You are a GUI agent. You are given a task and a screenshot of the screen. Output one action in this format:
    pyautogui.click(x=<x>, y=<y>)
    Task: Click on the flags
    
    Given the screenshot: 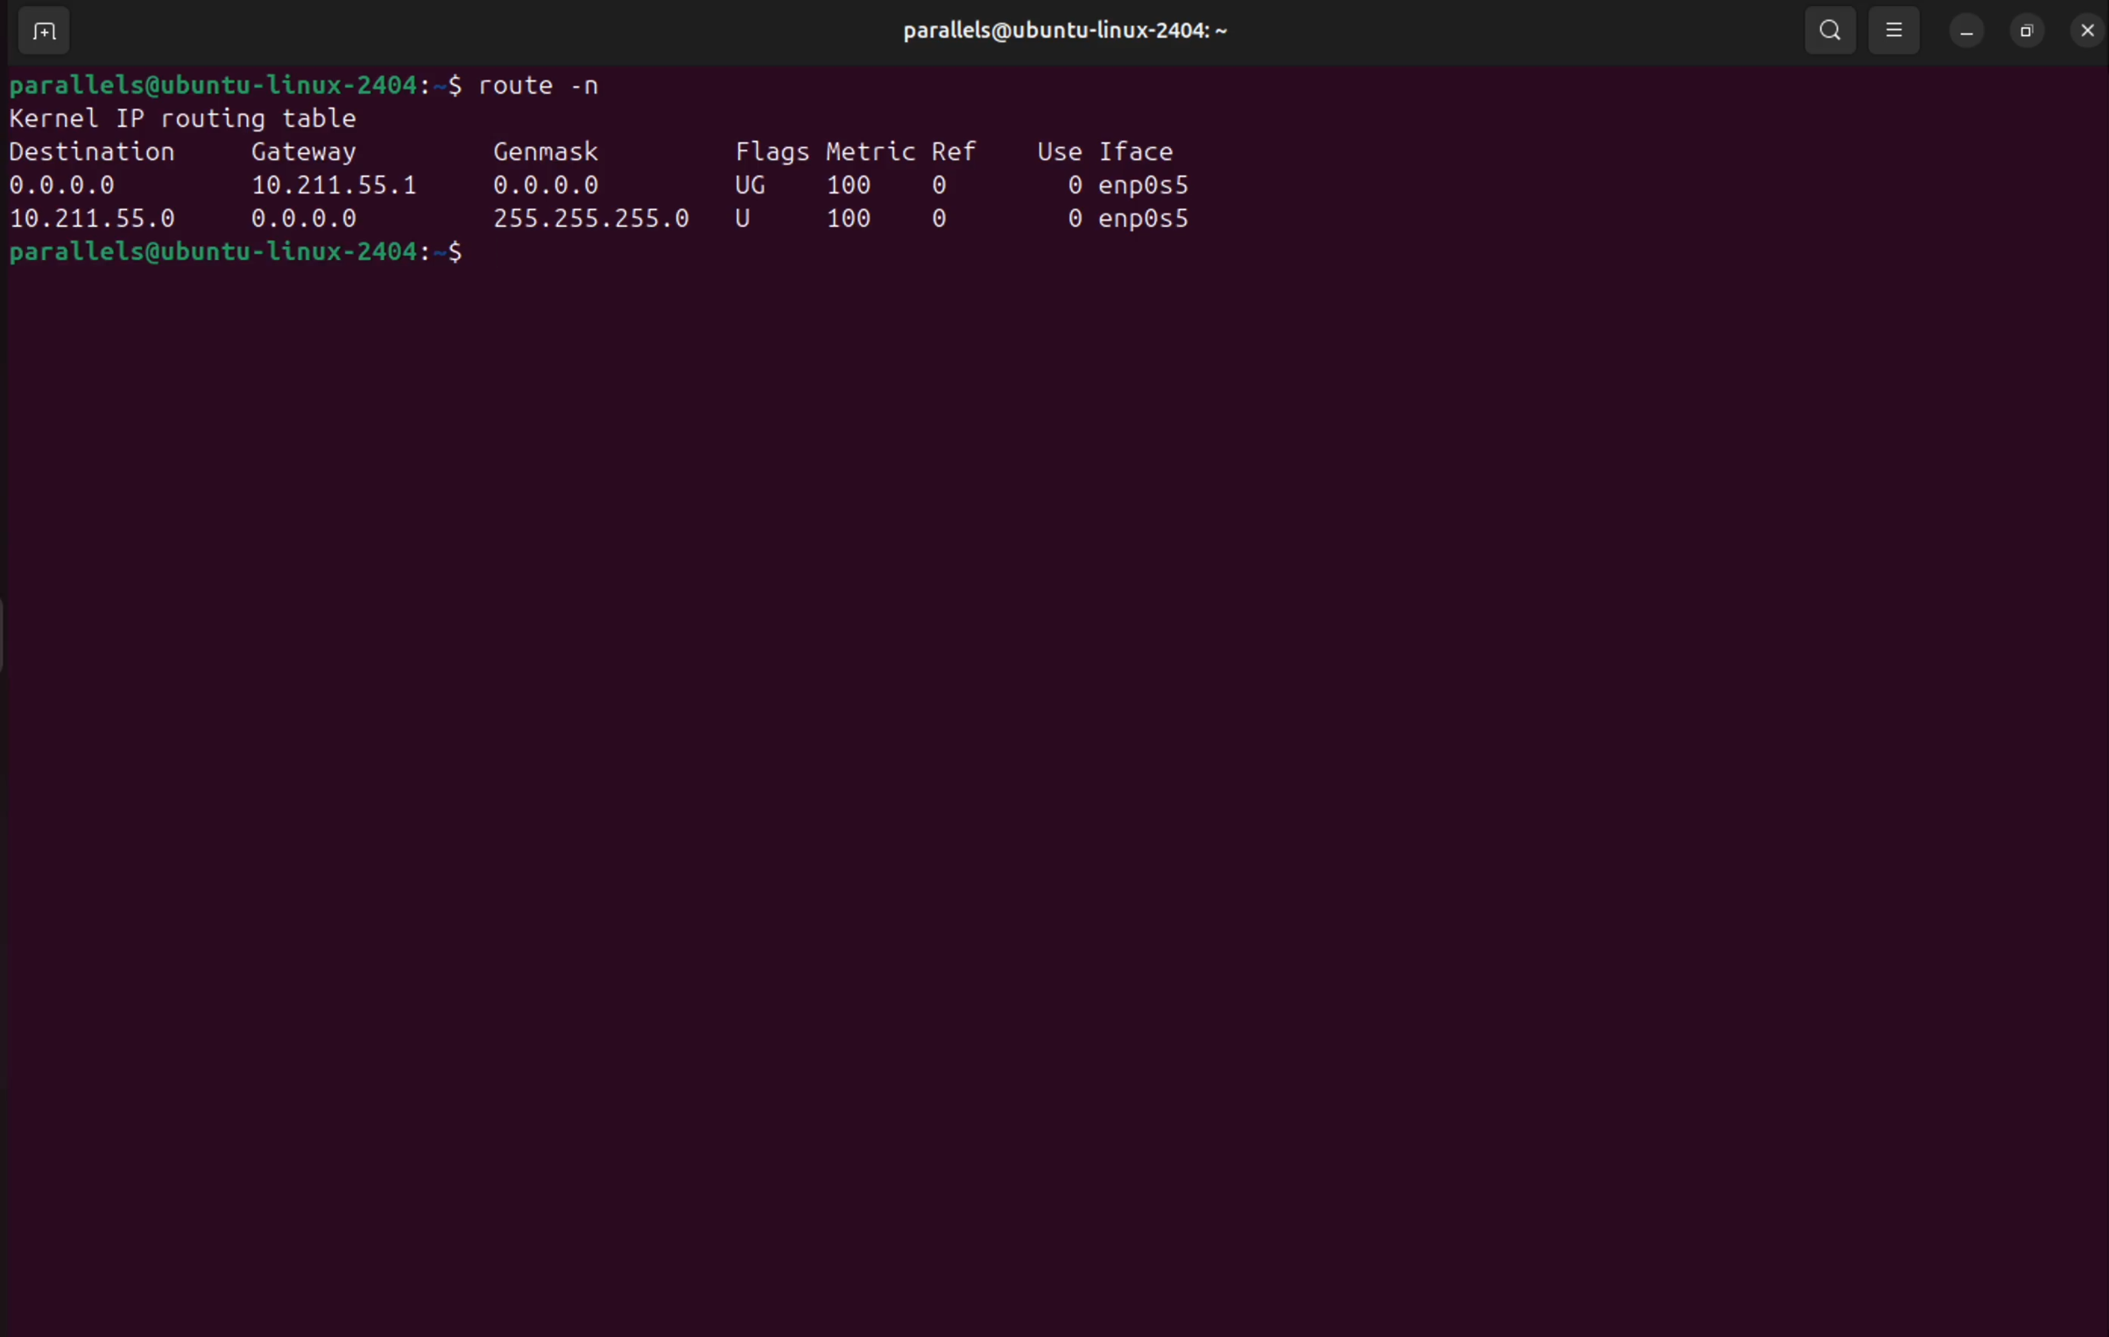 What is the action you would take?
    pyautogui.click(x=772, y=147)
    